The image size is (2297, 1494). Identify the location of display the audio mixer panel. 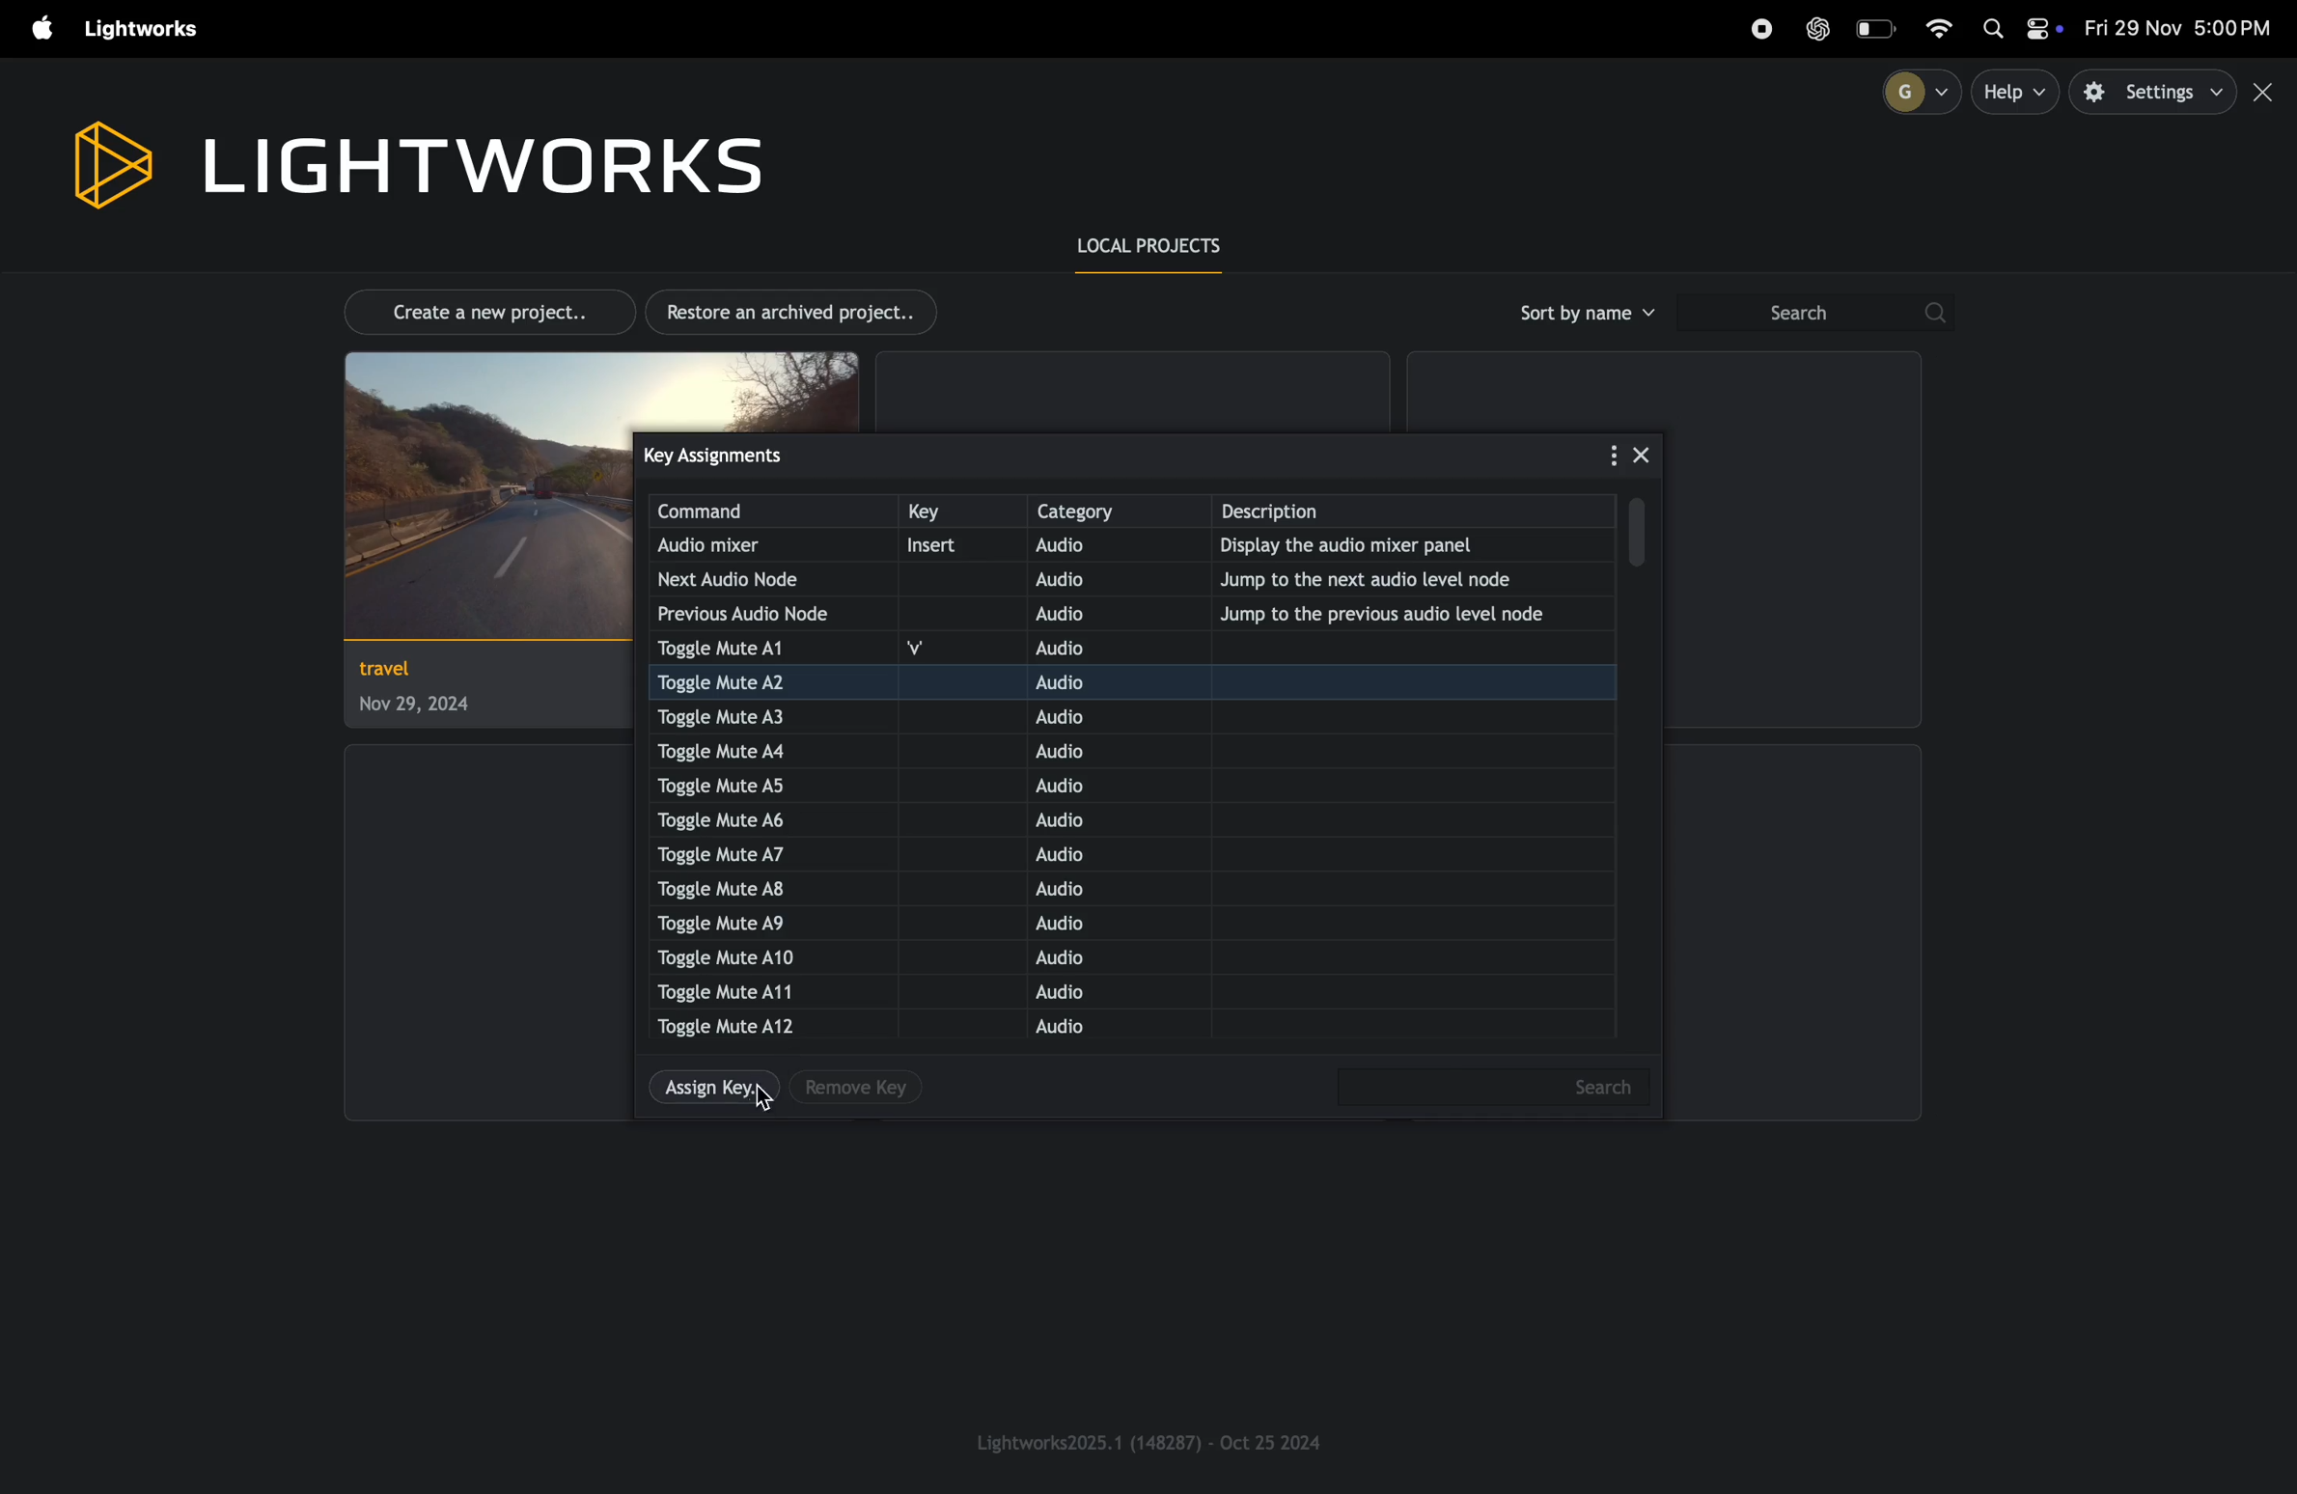
(1400, 548).